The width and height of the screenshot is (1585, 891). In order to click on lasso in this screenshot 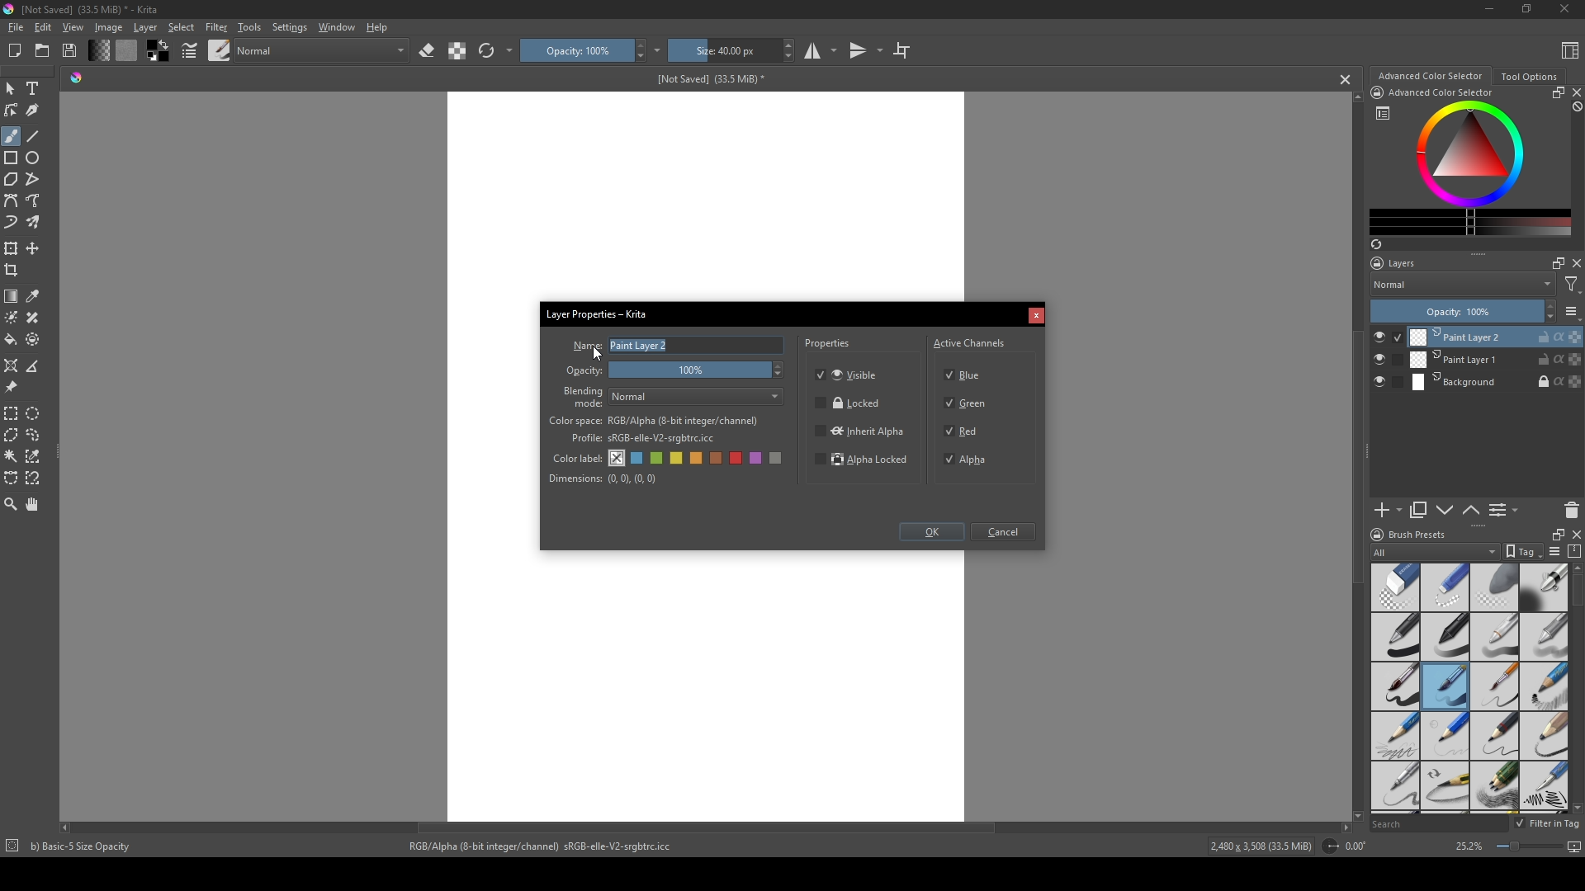, I will do `click(35, 435)`.